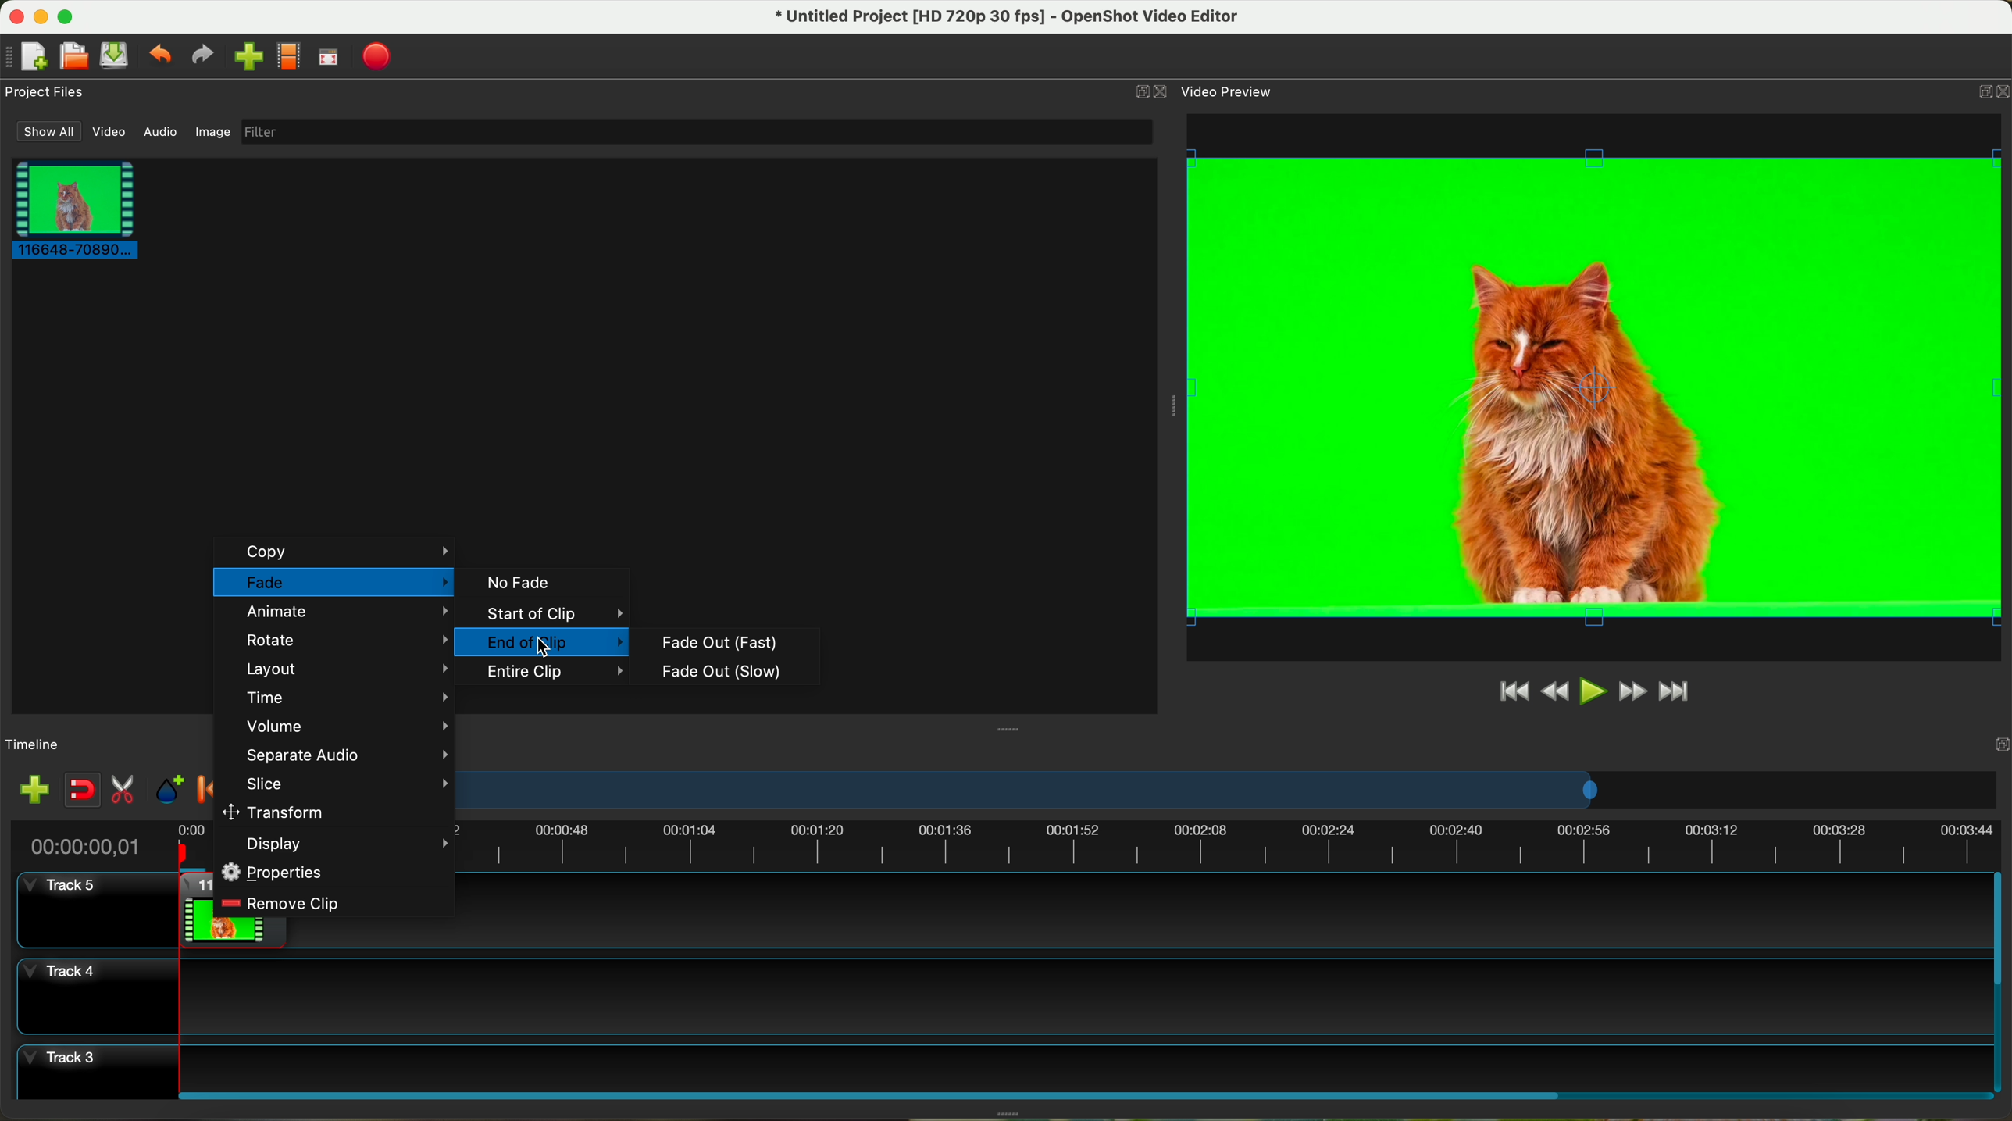 The height and width of the screenshot is (1121, 2012). What do you see at coordinates (169, 790) in the screenshot?
I see `add mark` at bounding box center [169, 790].